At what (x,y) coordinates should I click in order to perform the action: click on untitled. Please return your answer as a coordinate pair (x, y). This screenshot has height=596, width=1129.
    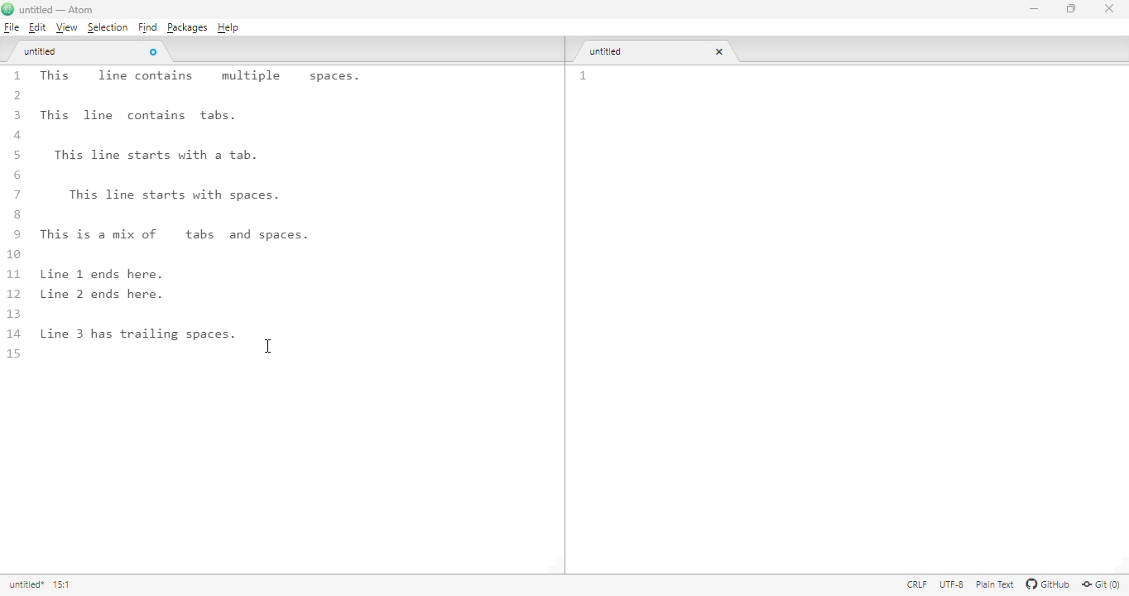
    Looking at the image, I should click on (26, 584).